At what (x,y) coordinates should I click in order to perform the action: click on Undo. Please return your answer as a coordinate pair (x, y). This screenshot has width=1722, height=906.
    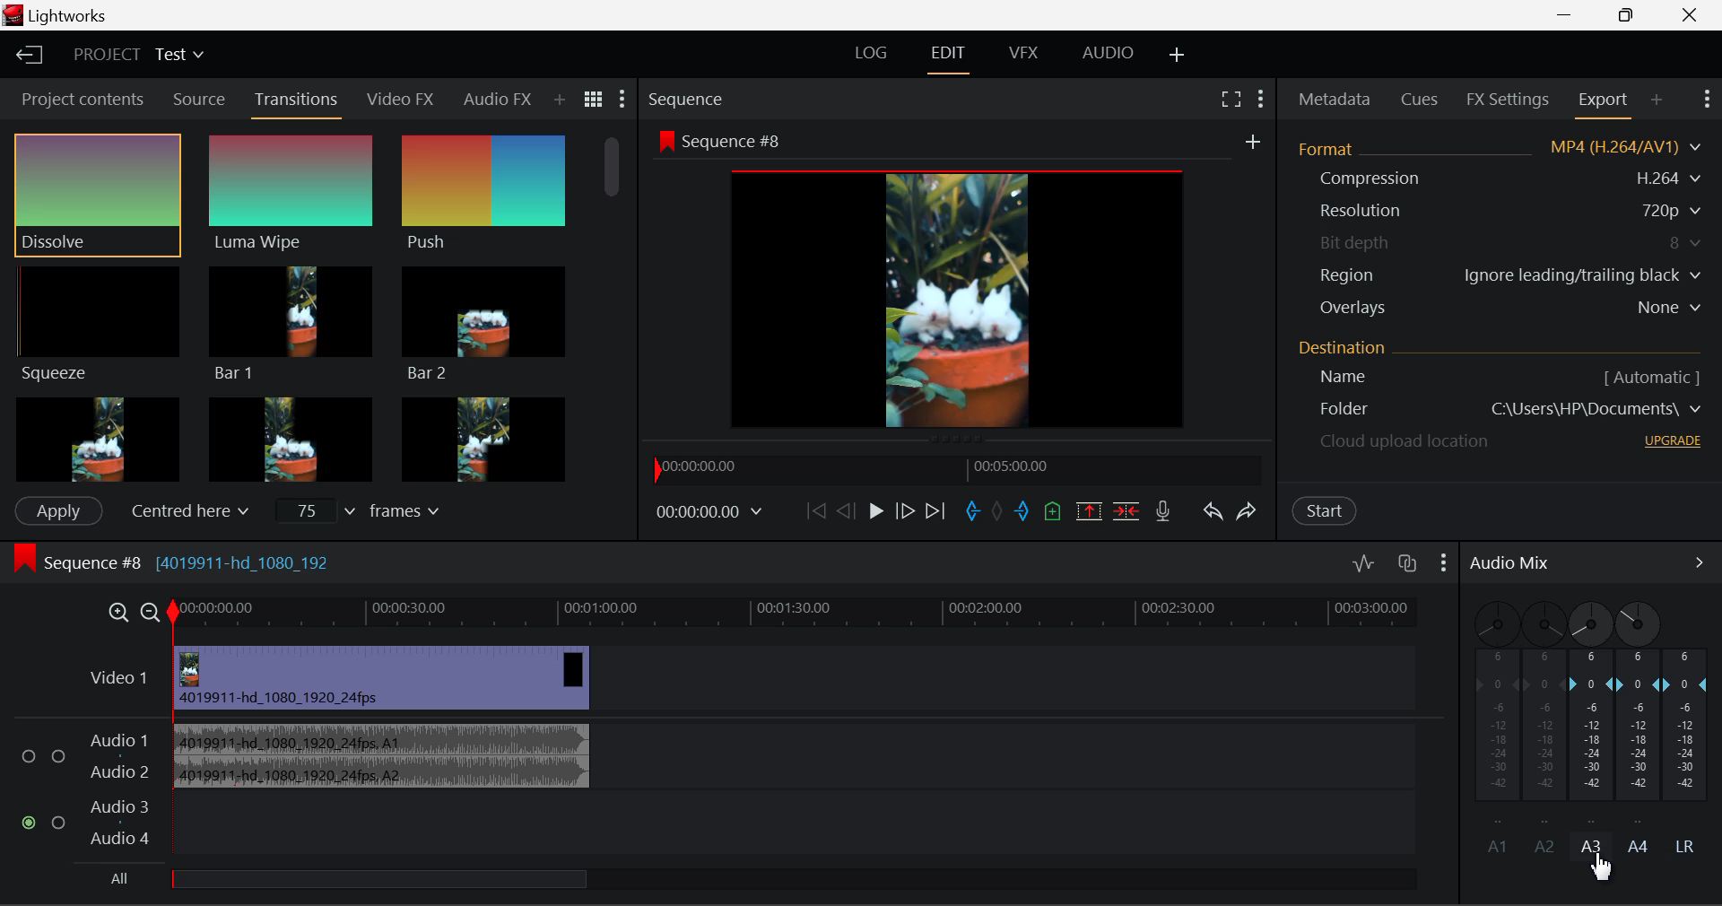
    Looking at the image, I should click on (1212, 510).